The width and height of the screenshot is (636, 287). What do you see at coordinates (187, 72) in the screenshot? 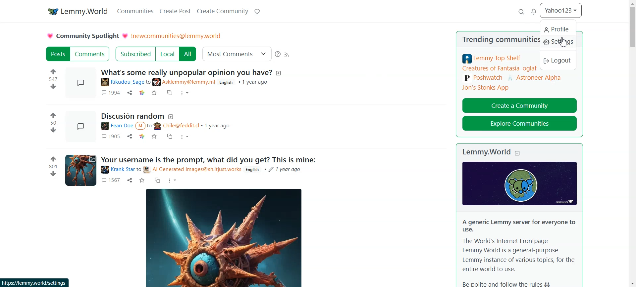
I see `What's some really unpopular opinion you have?` at bounding box center [187, 72].